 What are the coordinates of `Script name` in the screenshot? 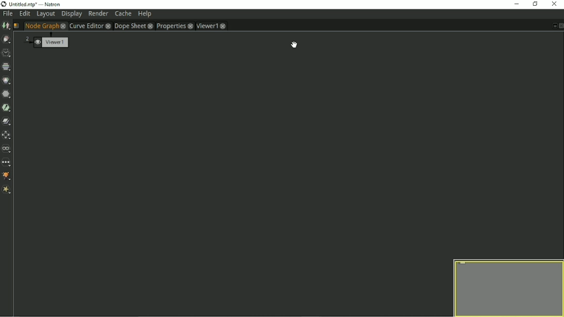 It's located at (16, 26).